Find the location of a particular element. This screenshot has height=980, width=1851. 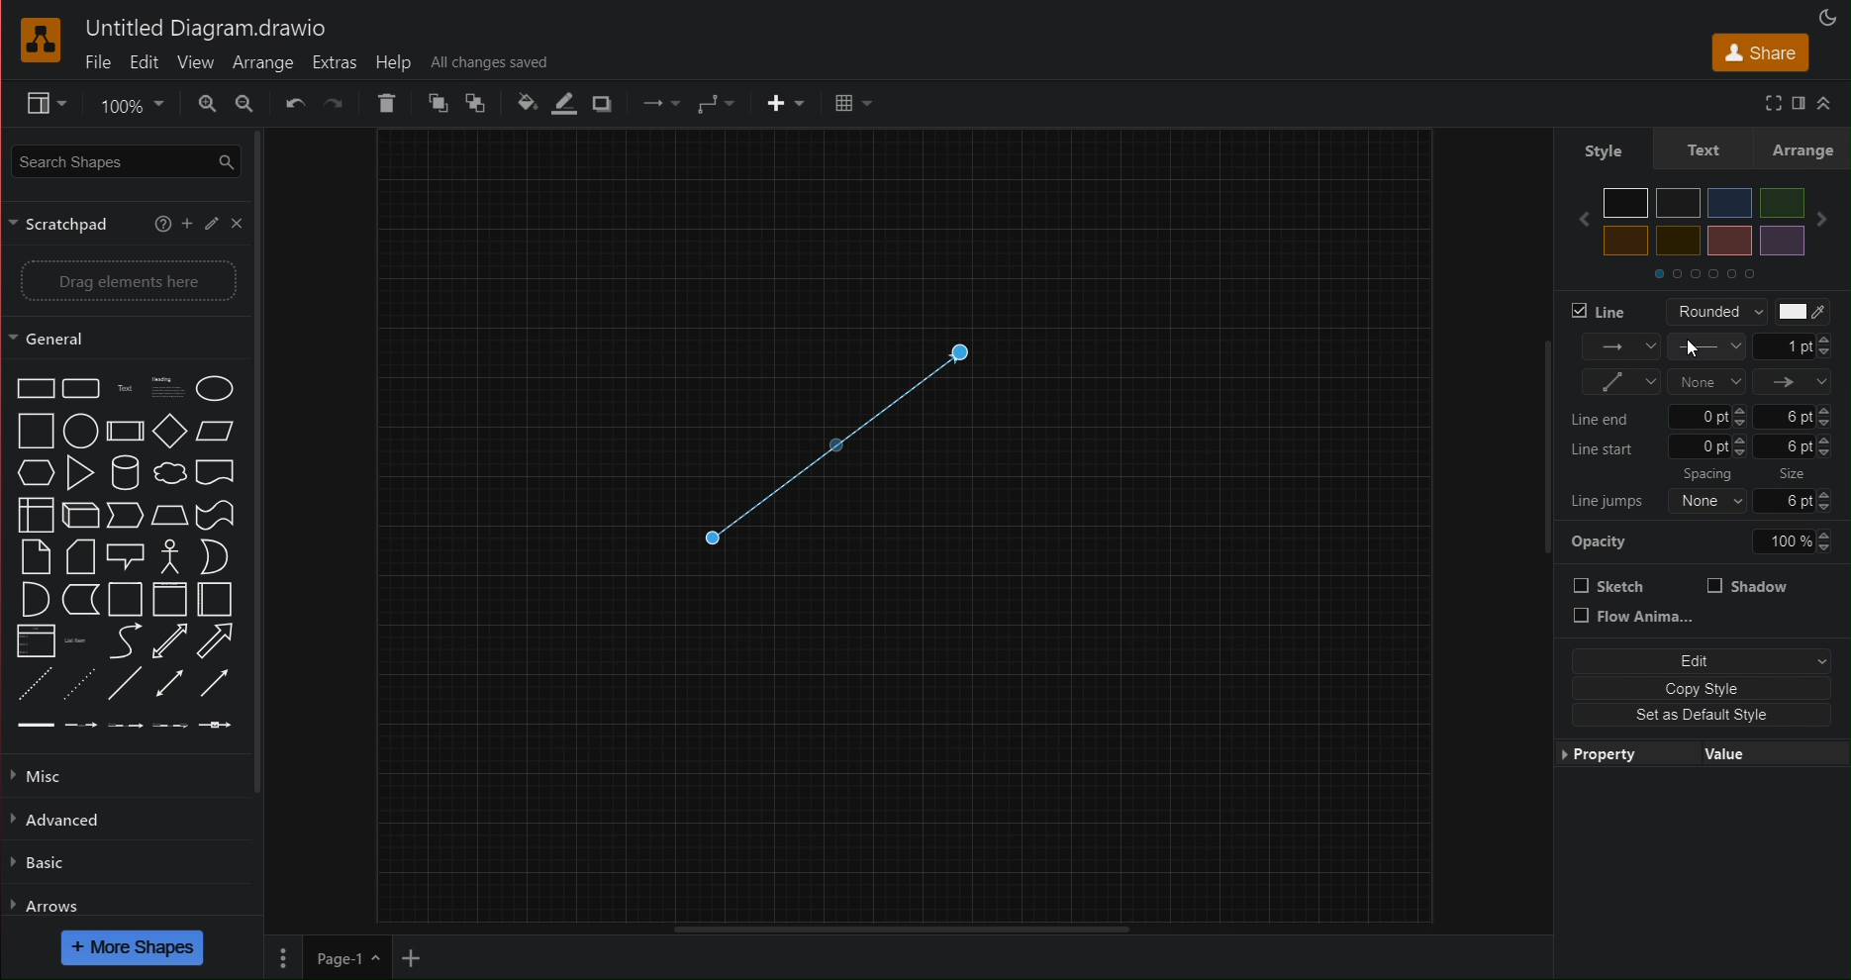

General is located at coordinates (61, 339).